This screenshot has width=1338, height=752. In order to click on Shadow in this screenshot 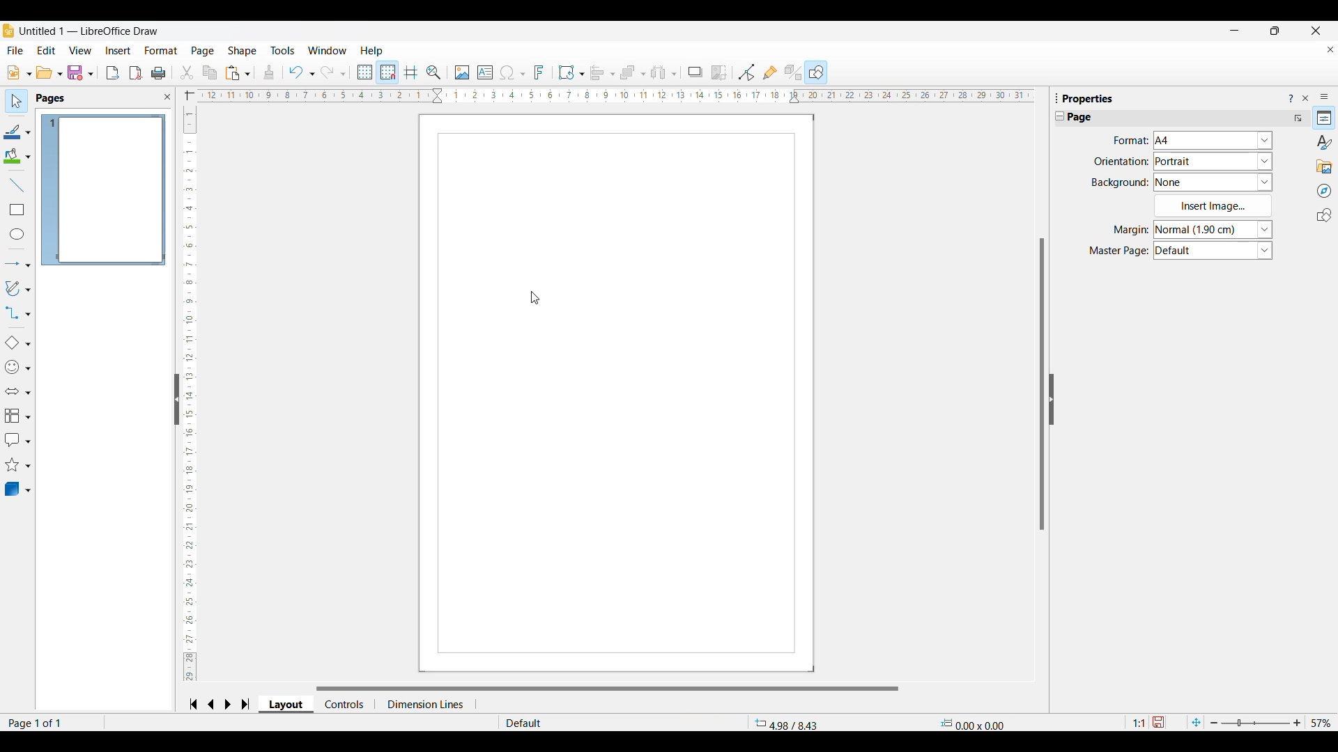, I will do `click(695, 72)`.